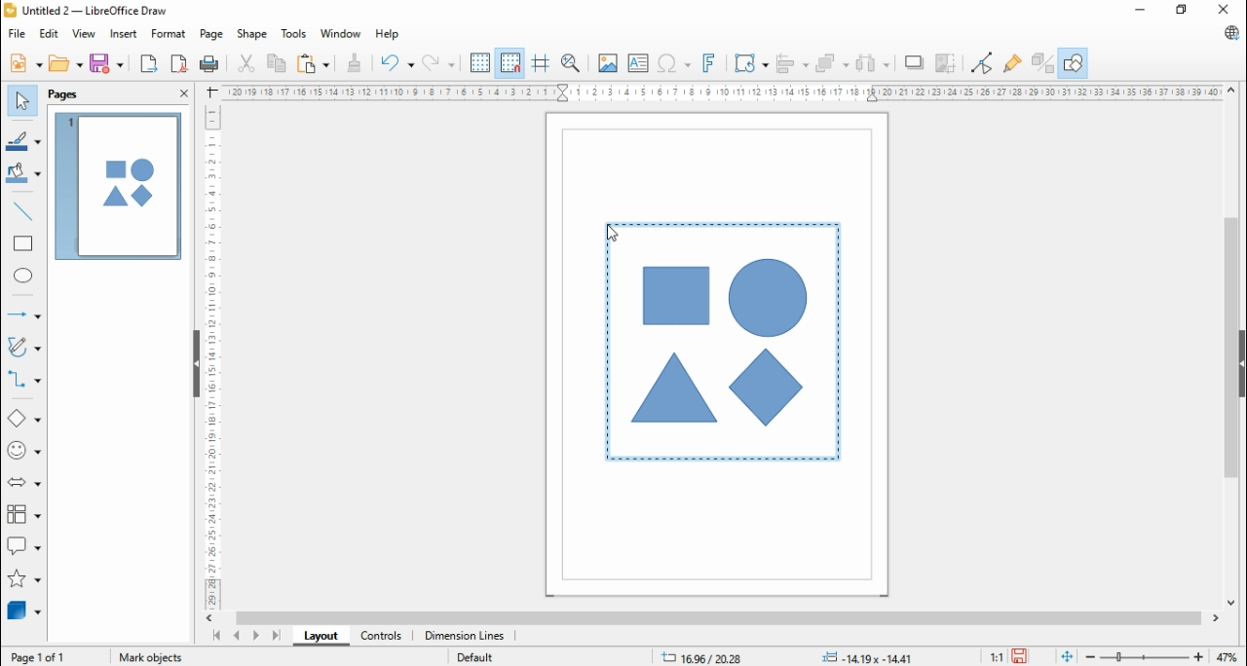 Image resolution: width=1247 pixels, height=666 pixels. Describe the element at coordinates (149, 63) in the screenshot. I see `export` at that location.